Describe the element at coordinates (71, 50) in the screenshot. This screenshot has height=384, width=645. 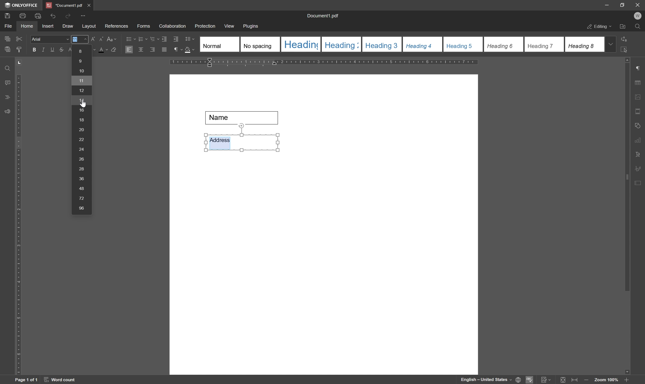
I see `superscript` at that location.